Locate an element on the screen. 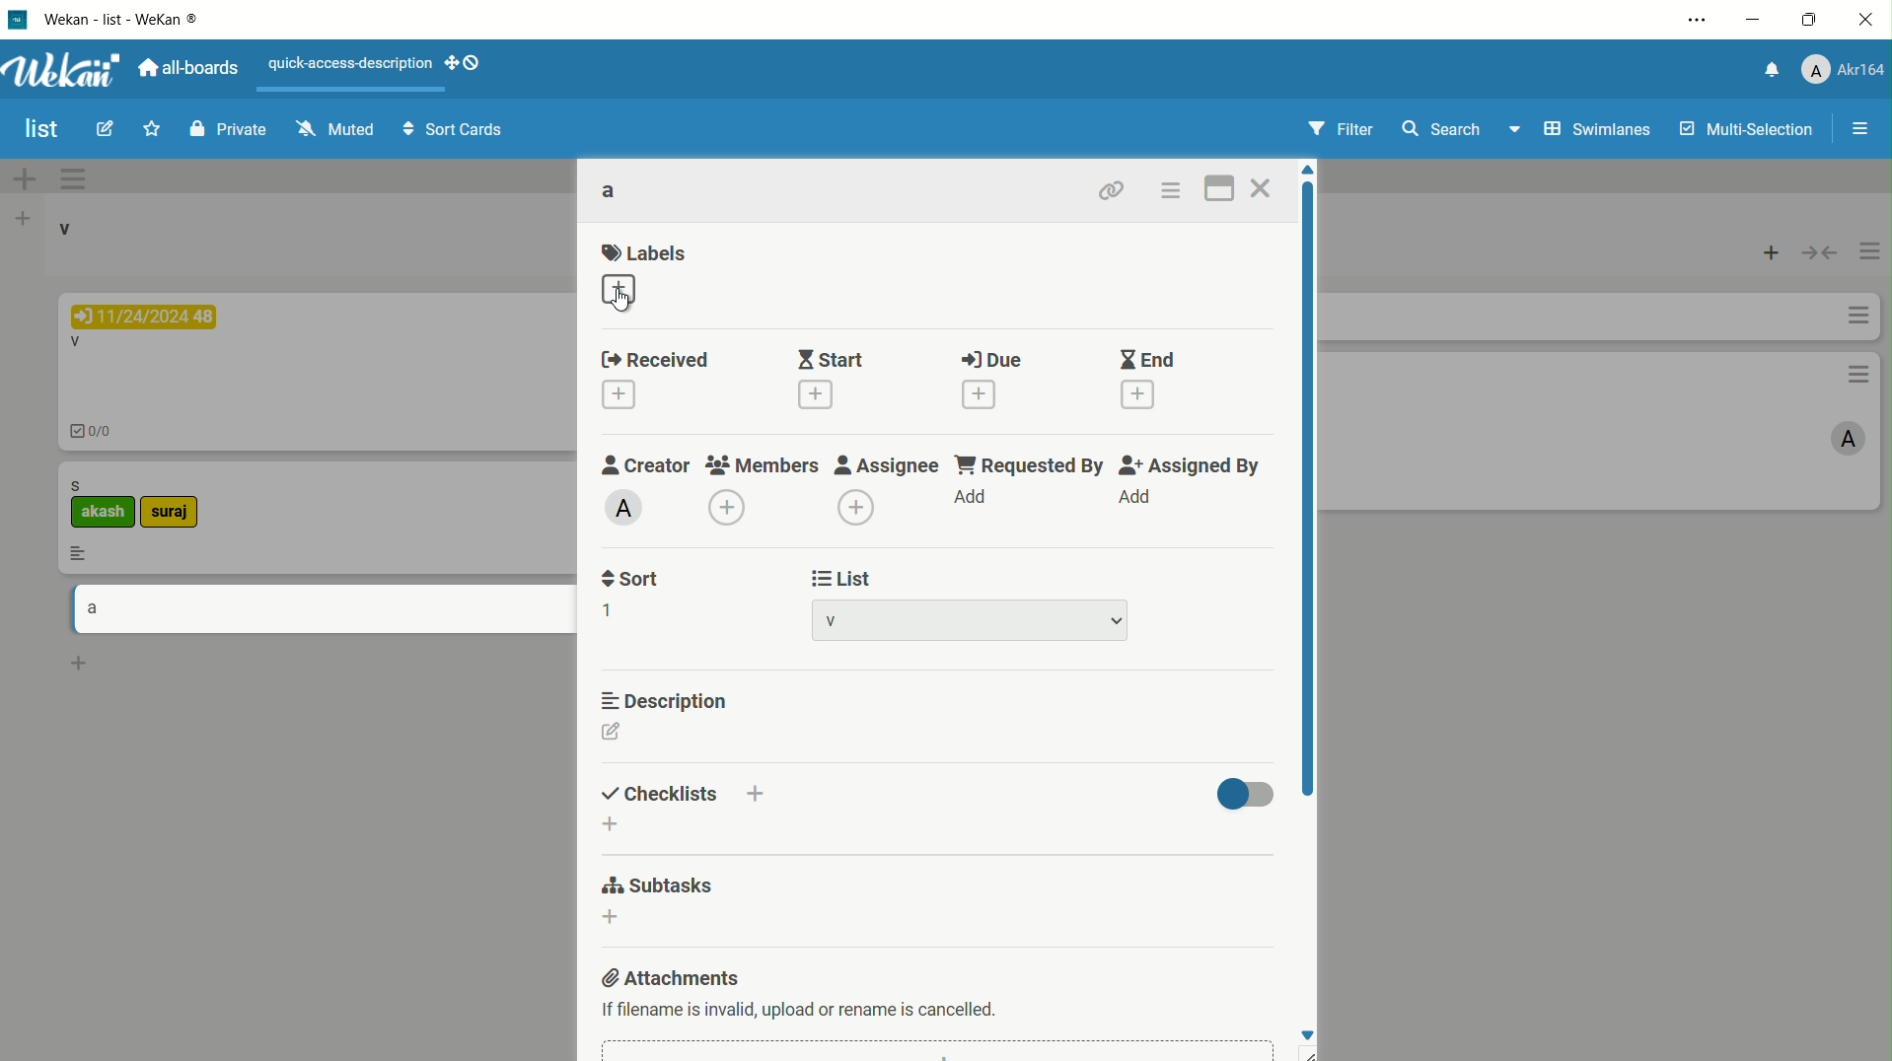 The image size is (1892, 1061). copy link to clipboard is located at coordinates (1108, 190).